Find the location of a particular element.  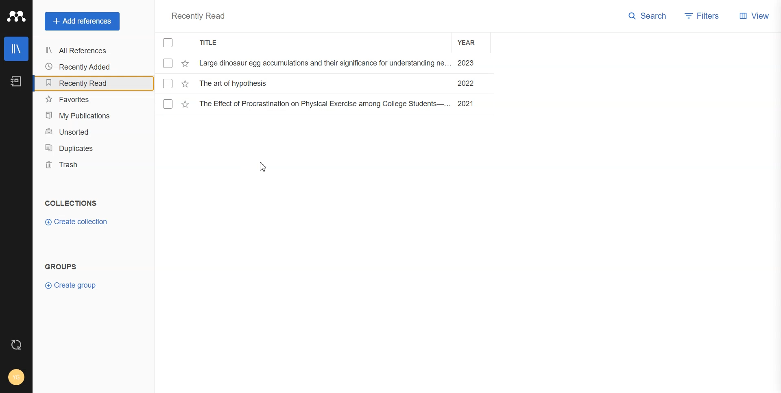

Logo is located at coordinates (16, 17).